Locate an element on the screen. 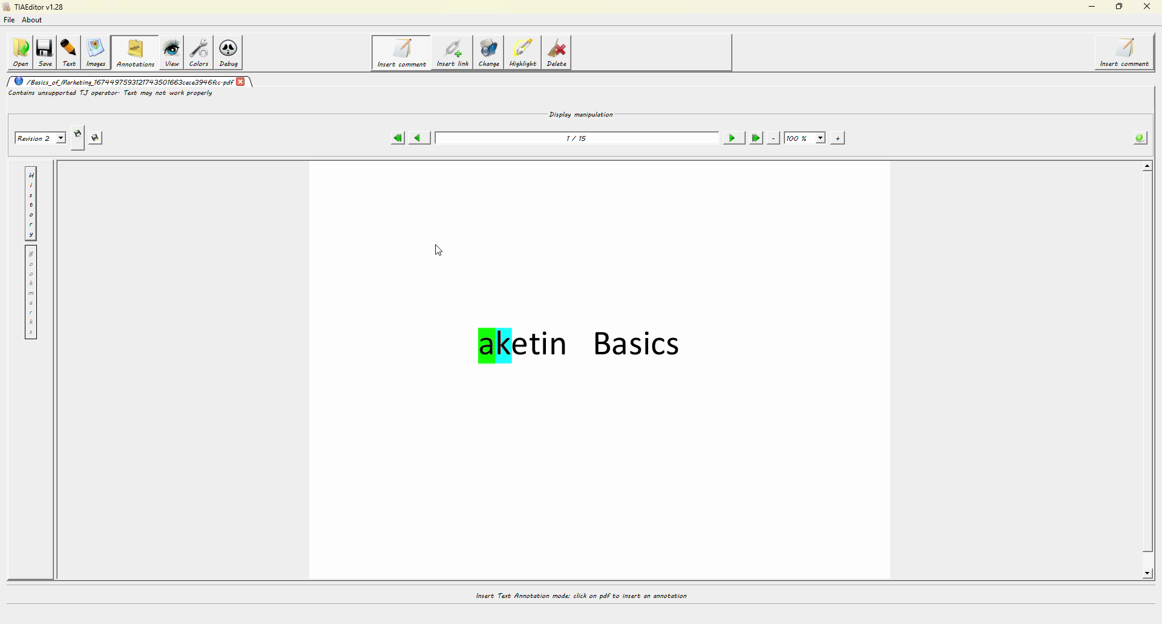  display manipulation is located at coordinates (582, 113).